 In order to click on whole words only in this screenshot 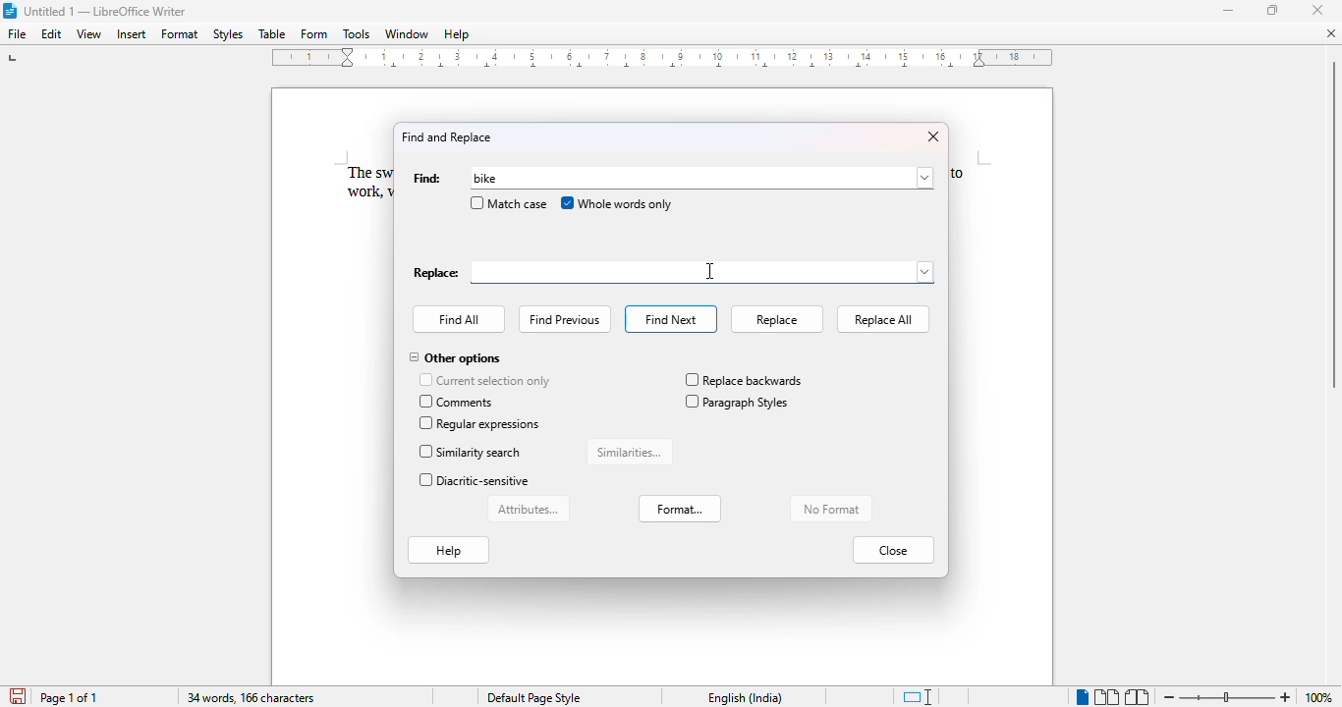, I will do `click(617, 203)`.